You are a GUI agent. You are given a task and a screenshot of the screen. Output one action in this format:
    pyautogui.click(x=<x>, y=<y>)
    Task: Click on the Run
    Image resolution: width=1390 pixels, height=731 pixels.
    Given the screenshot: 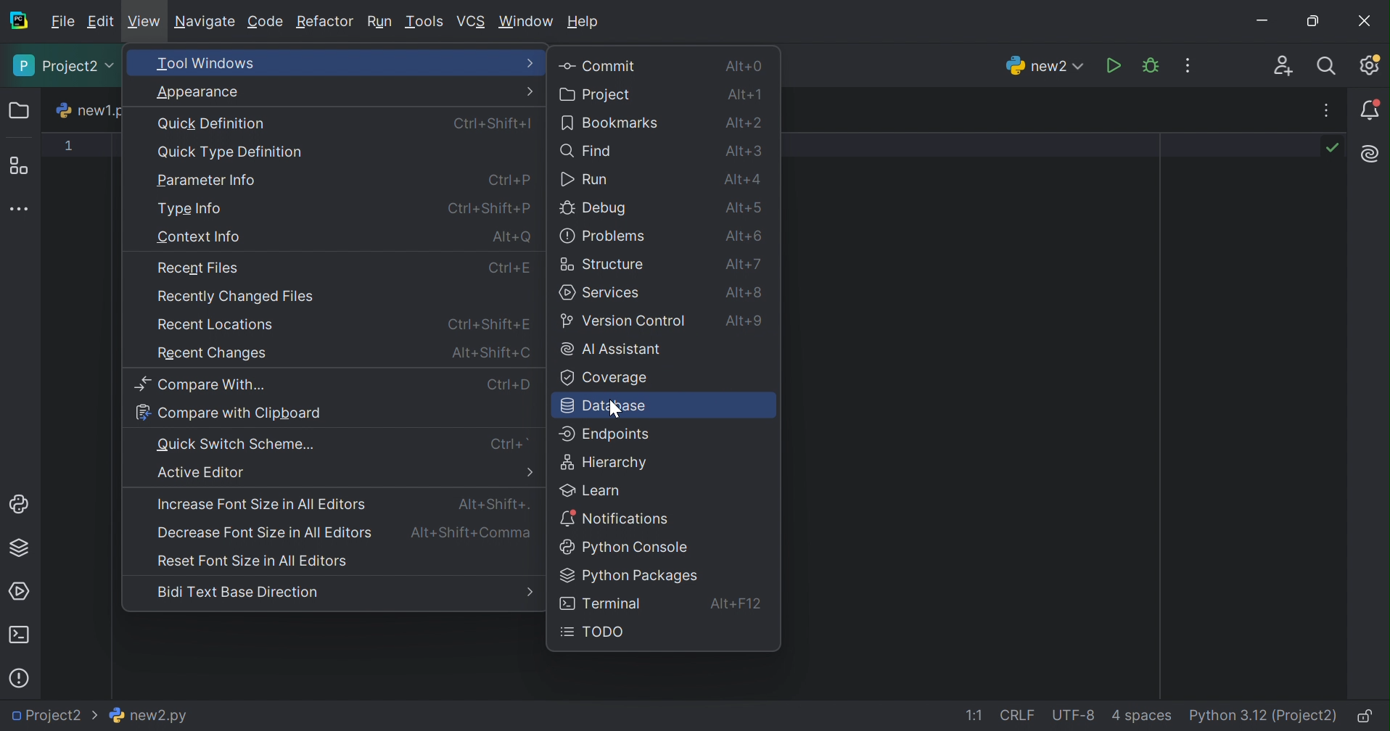 What is the action you would take?
    pyautogui.click(x=1116, y=66)
    